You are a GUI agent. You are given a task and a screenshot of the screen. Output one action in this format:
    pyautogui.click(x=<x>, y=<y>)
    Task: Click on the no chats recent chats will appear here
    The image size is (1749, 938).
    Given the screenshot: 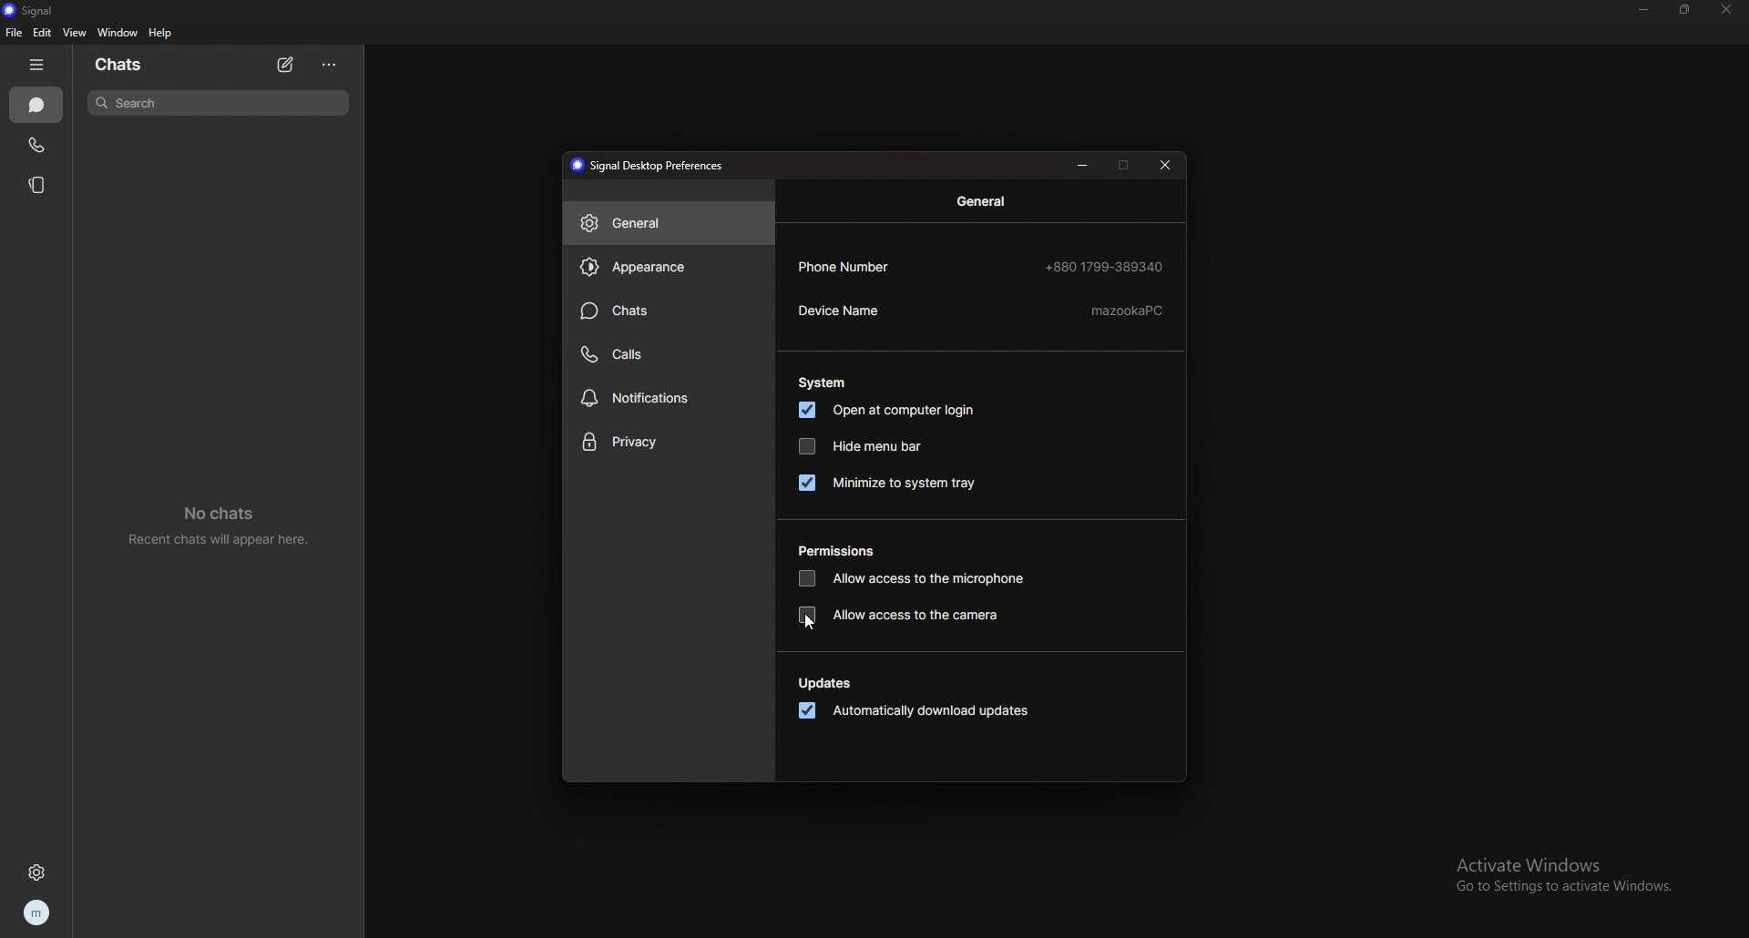 What is the action you would take?
    pyautogui.click(x=225, y=529)
    